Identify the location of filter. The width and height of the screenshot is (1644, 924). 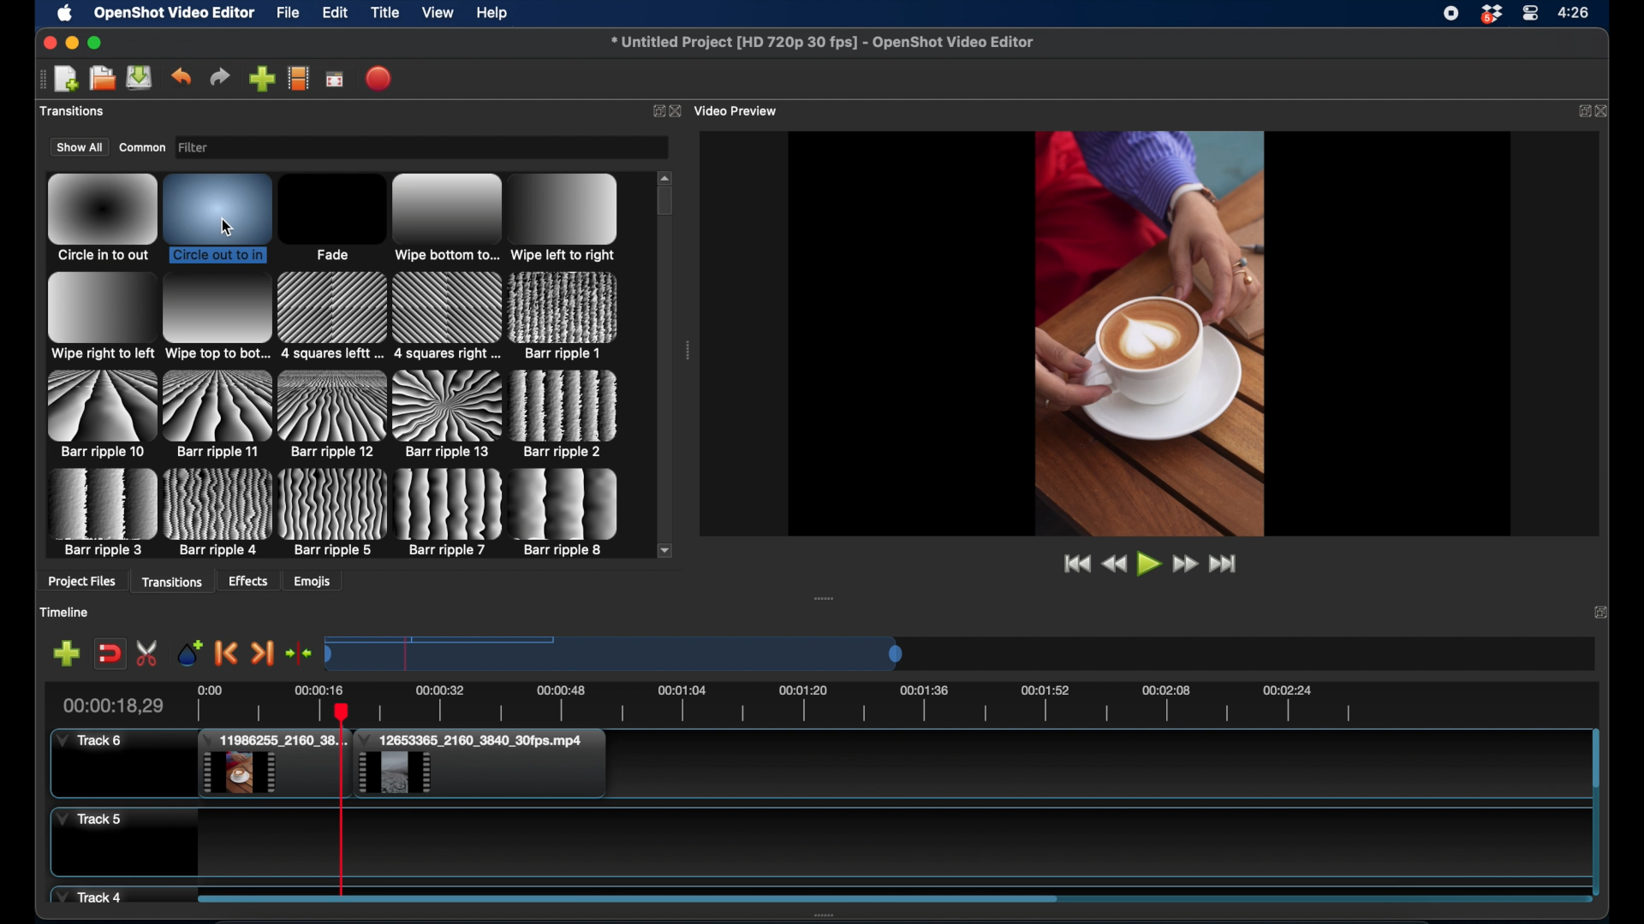
(222, 148).